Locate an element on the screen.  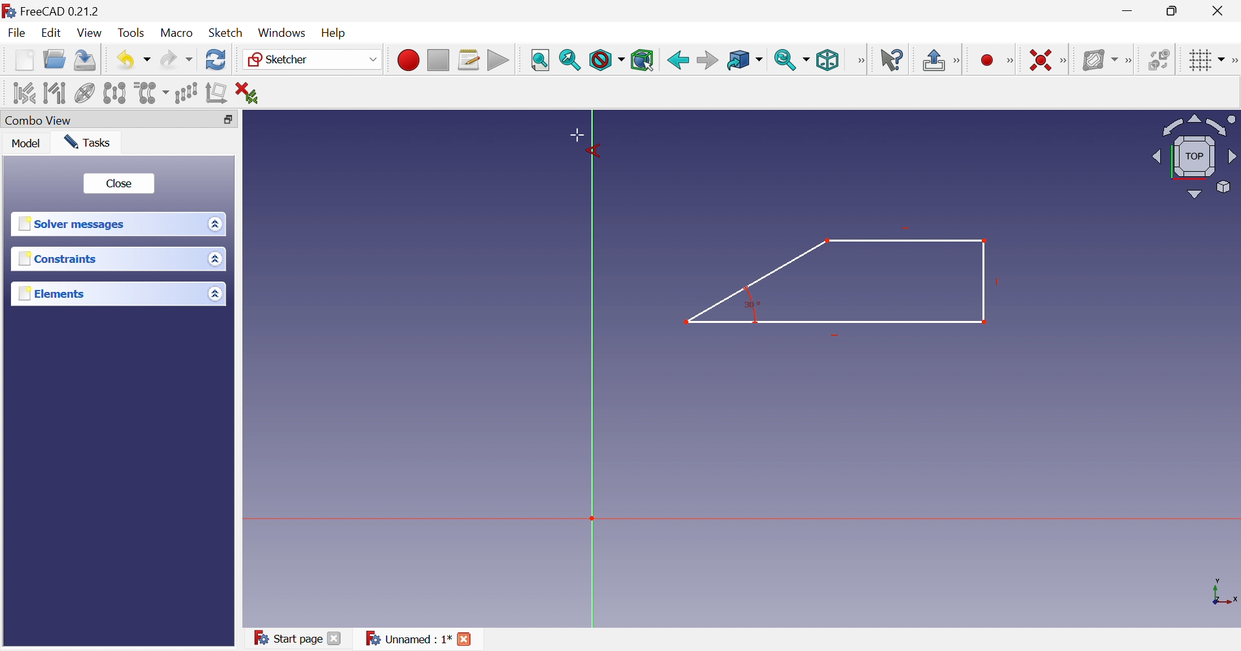
Macros ... is located at coordinates (469, 59).